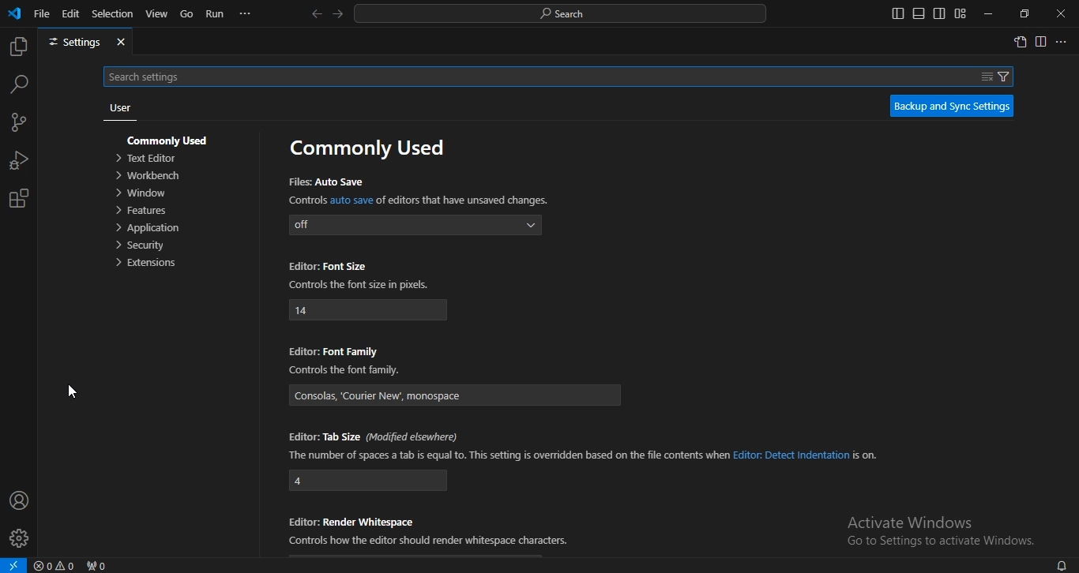  What do you see at coordinates (997, 75) in the screenshot?
I see `filter` at bounding box center [997, 75].